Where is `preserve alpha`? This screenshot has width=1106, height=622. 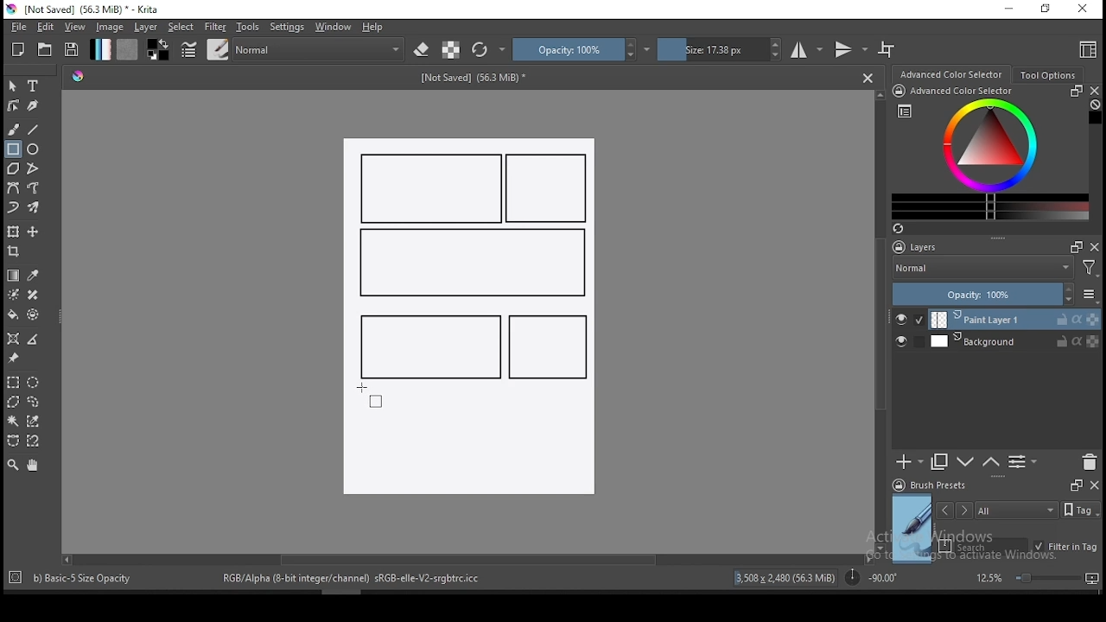
preserve alpha is located at coordinates (451, 51).